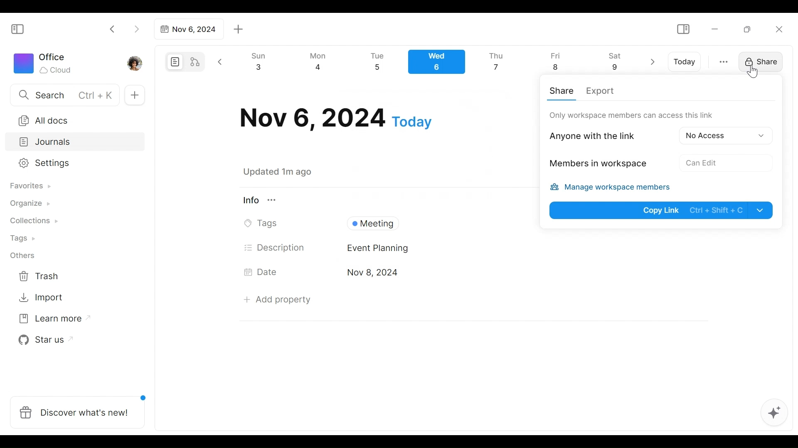 The image size is (798, 448). Describe the element at coordinates (277, 299) in the screenshot. I see `Add Property` at that location.